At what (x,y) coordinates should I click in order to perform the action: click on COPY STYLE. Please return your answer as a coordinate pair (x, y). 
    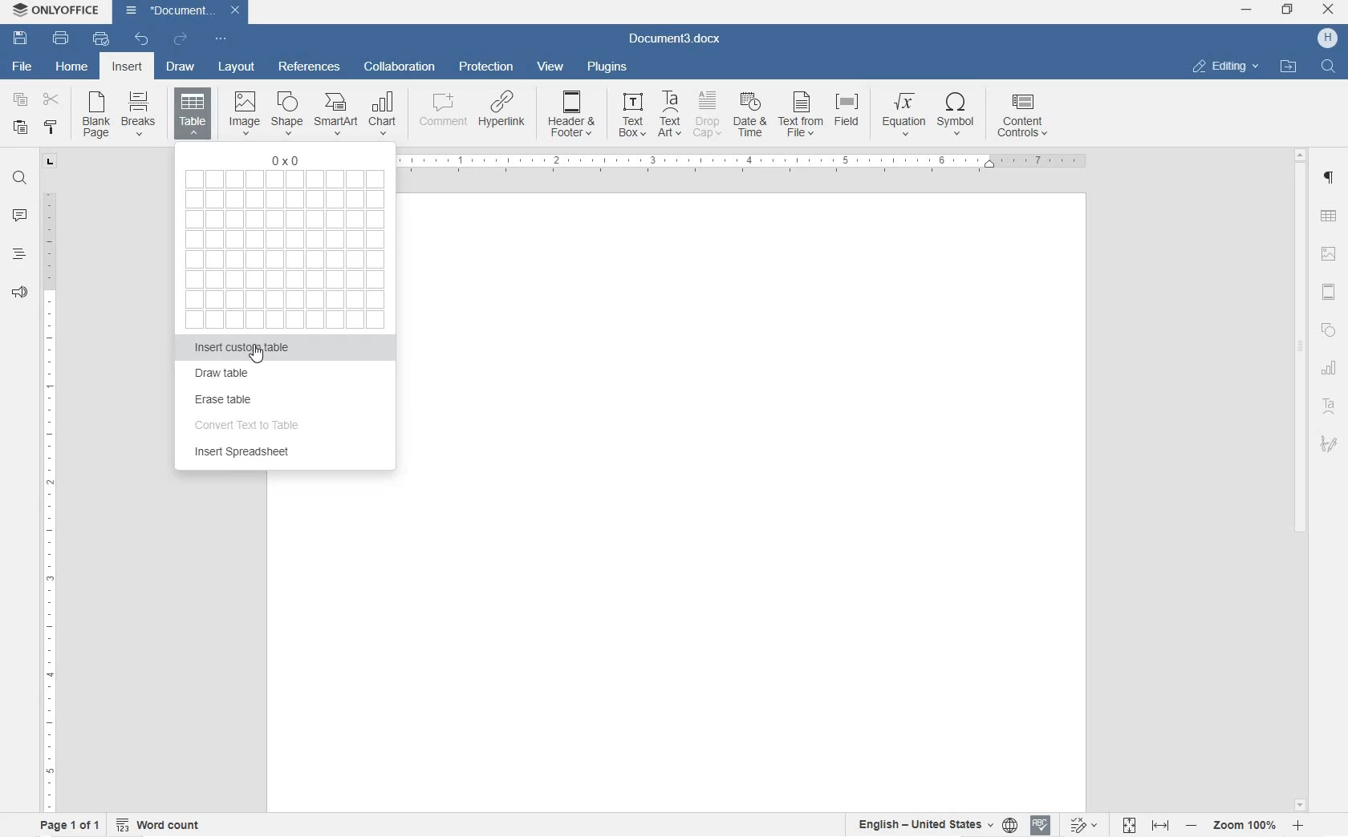
    Looking at the image, I should click on (52, 129).